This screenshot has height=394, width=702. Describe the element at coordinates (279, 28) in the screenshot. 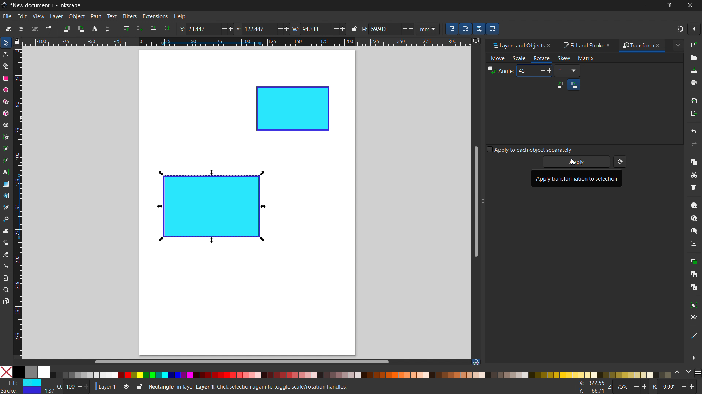

I see `Minus/ Decrease` at that location.